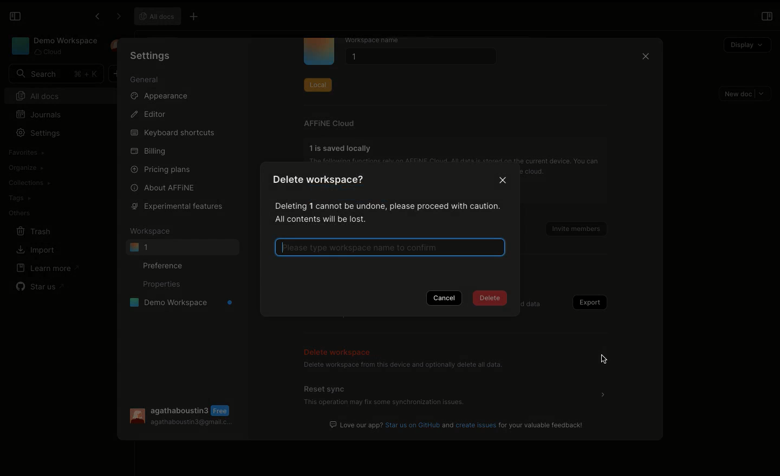  I want to click on New doc, so click(745, 94).